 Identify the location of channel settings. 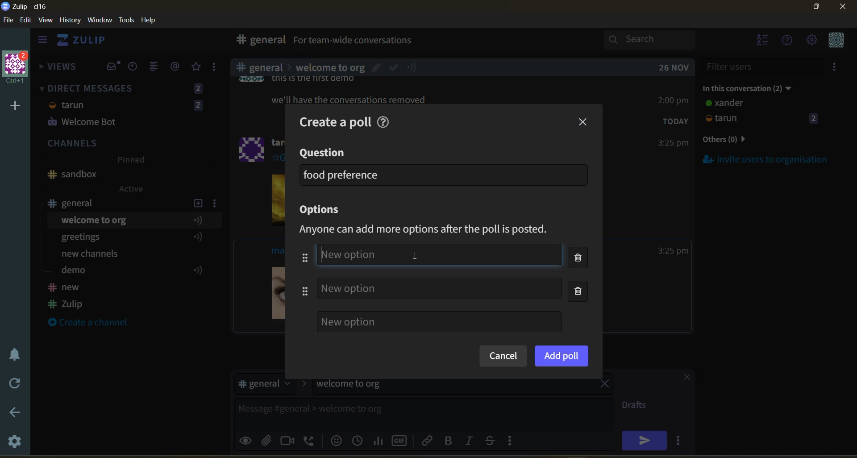
(216, 203).